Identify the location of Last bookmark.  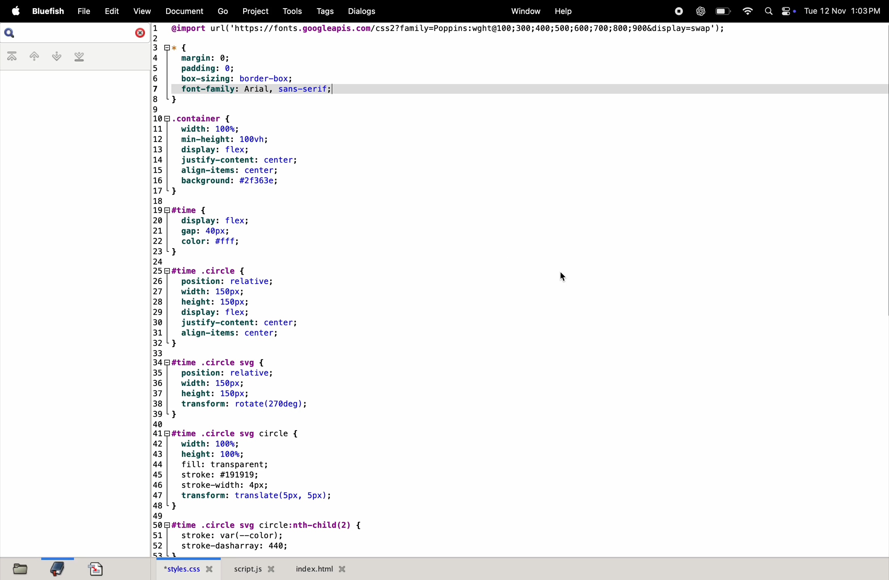
(81, 57).